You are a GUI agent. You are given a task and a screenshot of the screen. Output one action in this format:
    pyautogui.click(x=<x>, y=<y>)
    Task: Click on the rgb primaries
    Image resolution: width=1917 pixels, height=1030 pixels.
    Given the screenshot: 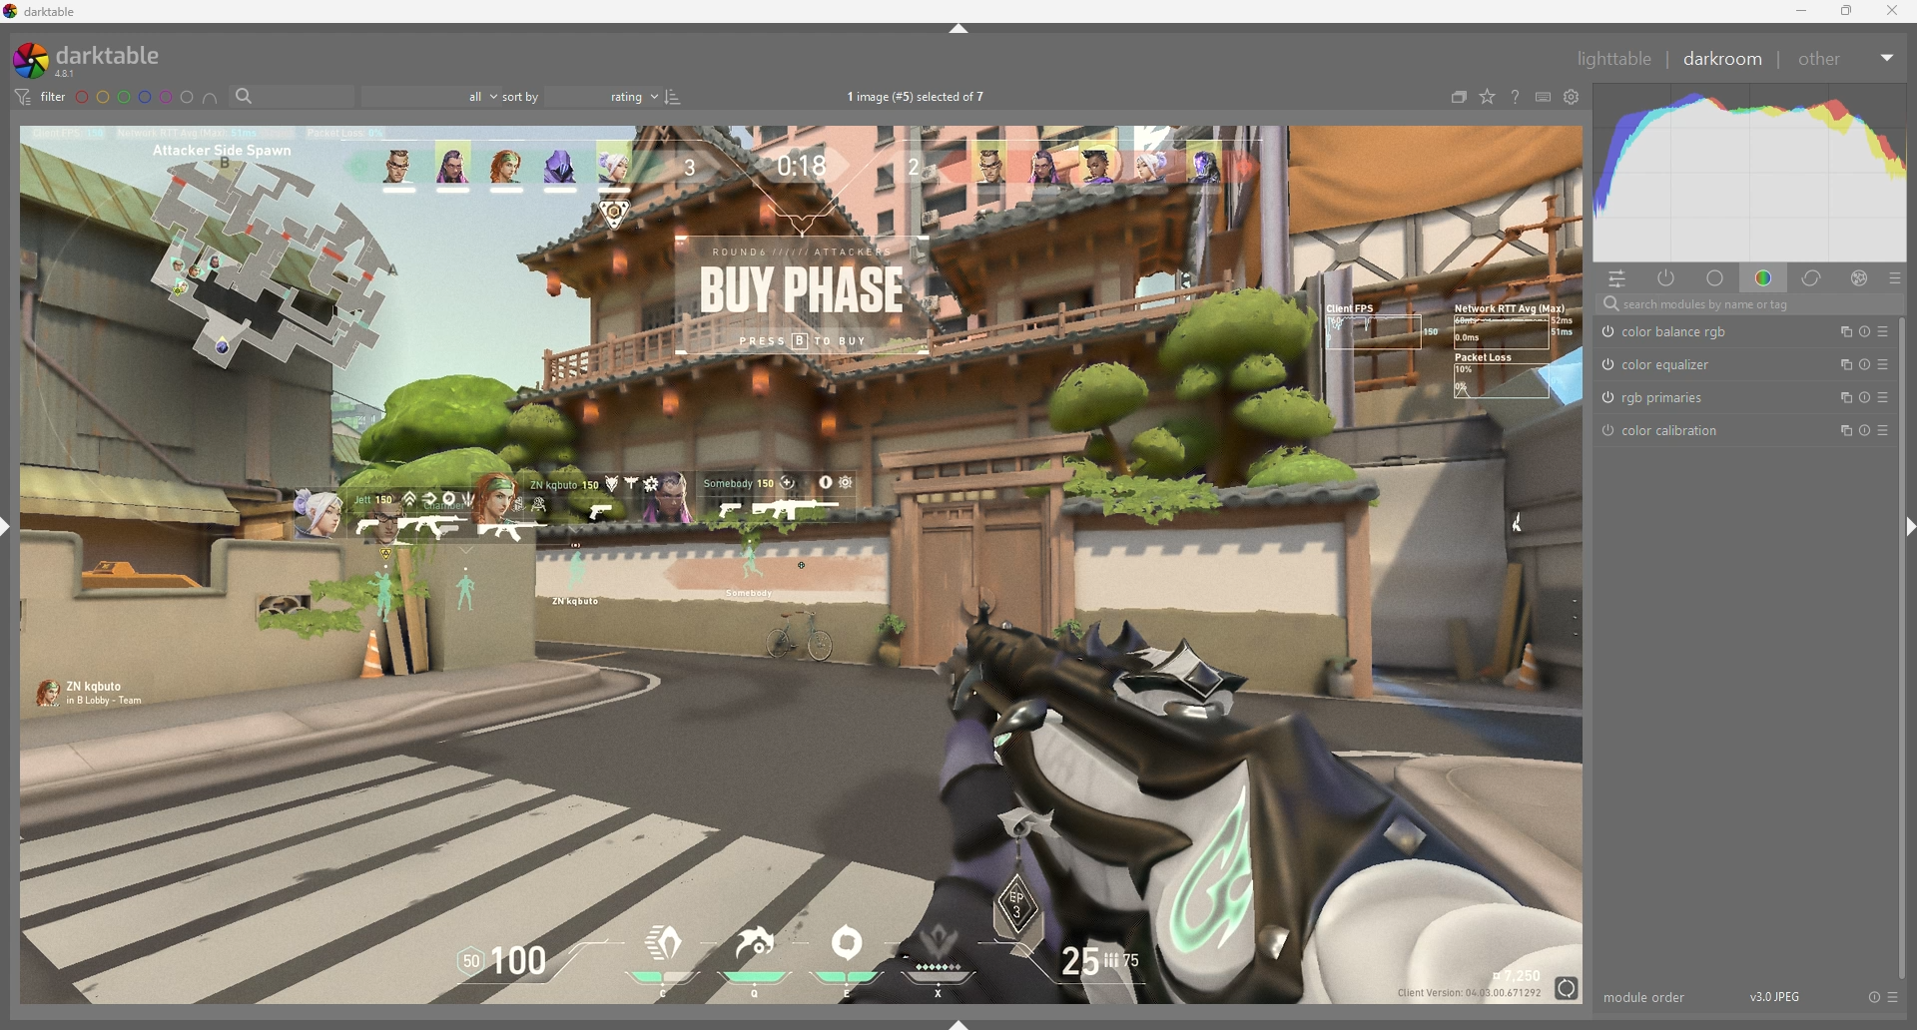 What is the action you would take?
    pyautogui.click(x=1654, y=397)
    